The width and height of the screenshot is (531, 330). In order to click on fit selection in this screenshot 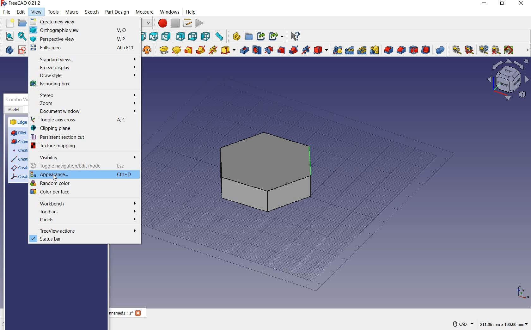, I will do `click(22, 36)`.